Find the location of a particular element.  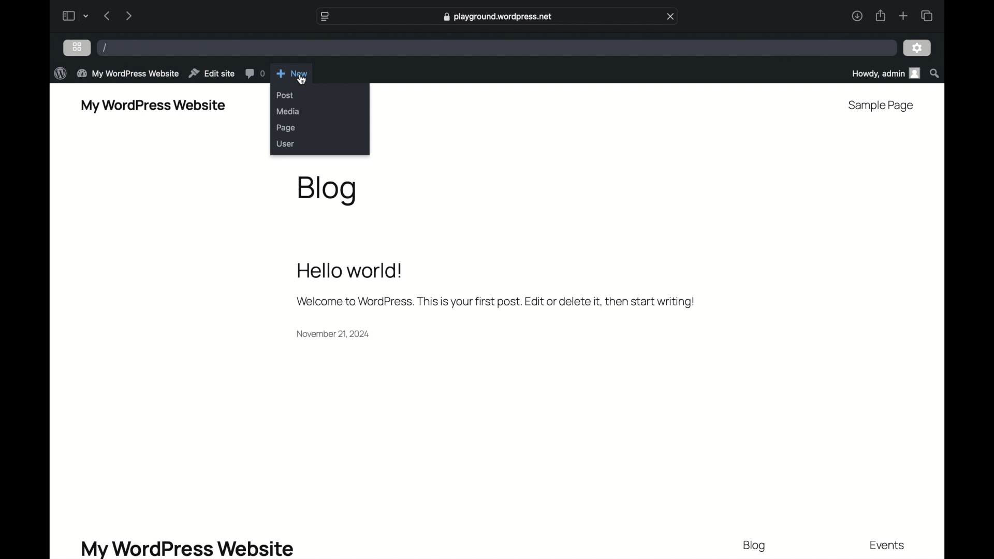

user is located at coordinates (285, 143).